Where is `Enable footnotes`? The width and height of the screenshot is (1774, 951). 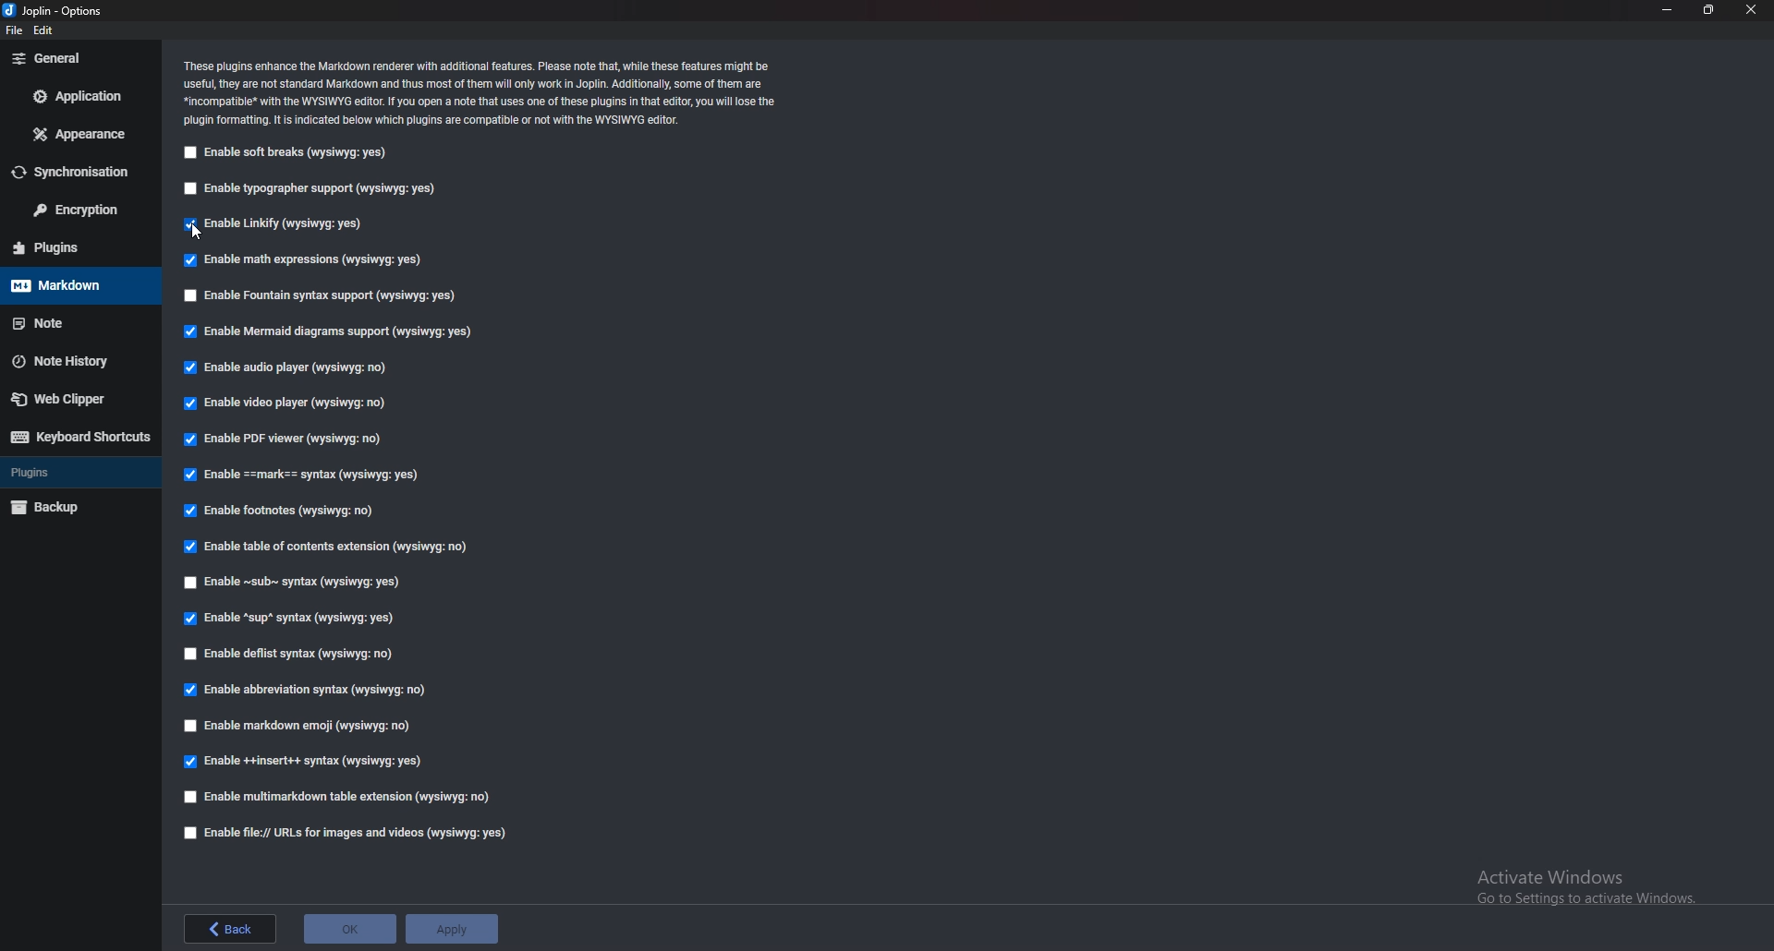
Enable footnotes is located at coordinates (280, 512).